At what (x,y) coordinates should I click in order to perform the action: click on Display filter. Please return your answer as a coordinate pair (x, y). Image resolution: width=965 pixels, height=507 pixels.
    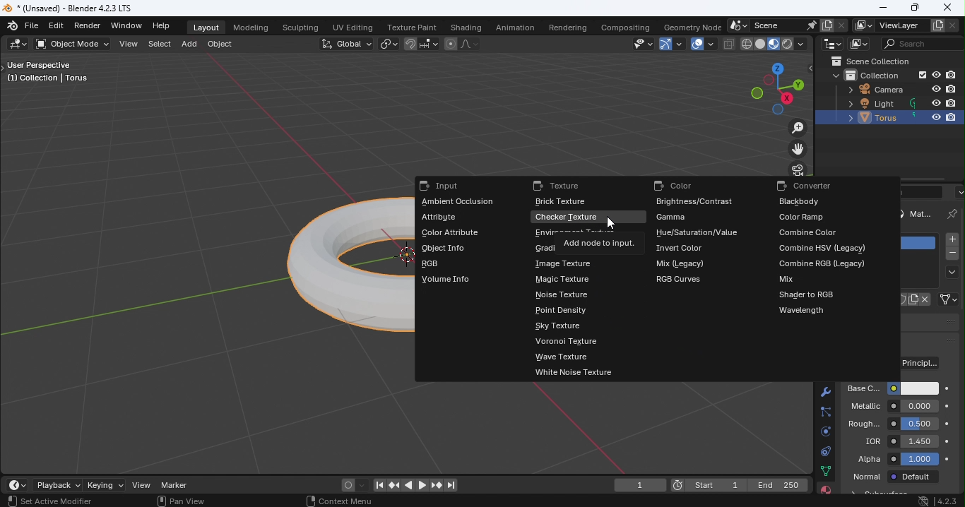
    Looking at the image, I should click on (923, 43).